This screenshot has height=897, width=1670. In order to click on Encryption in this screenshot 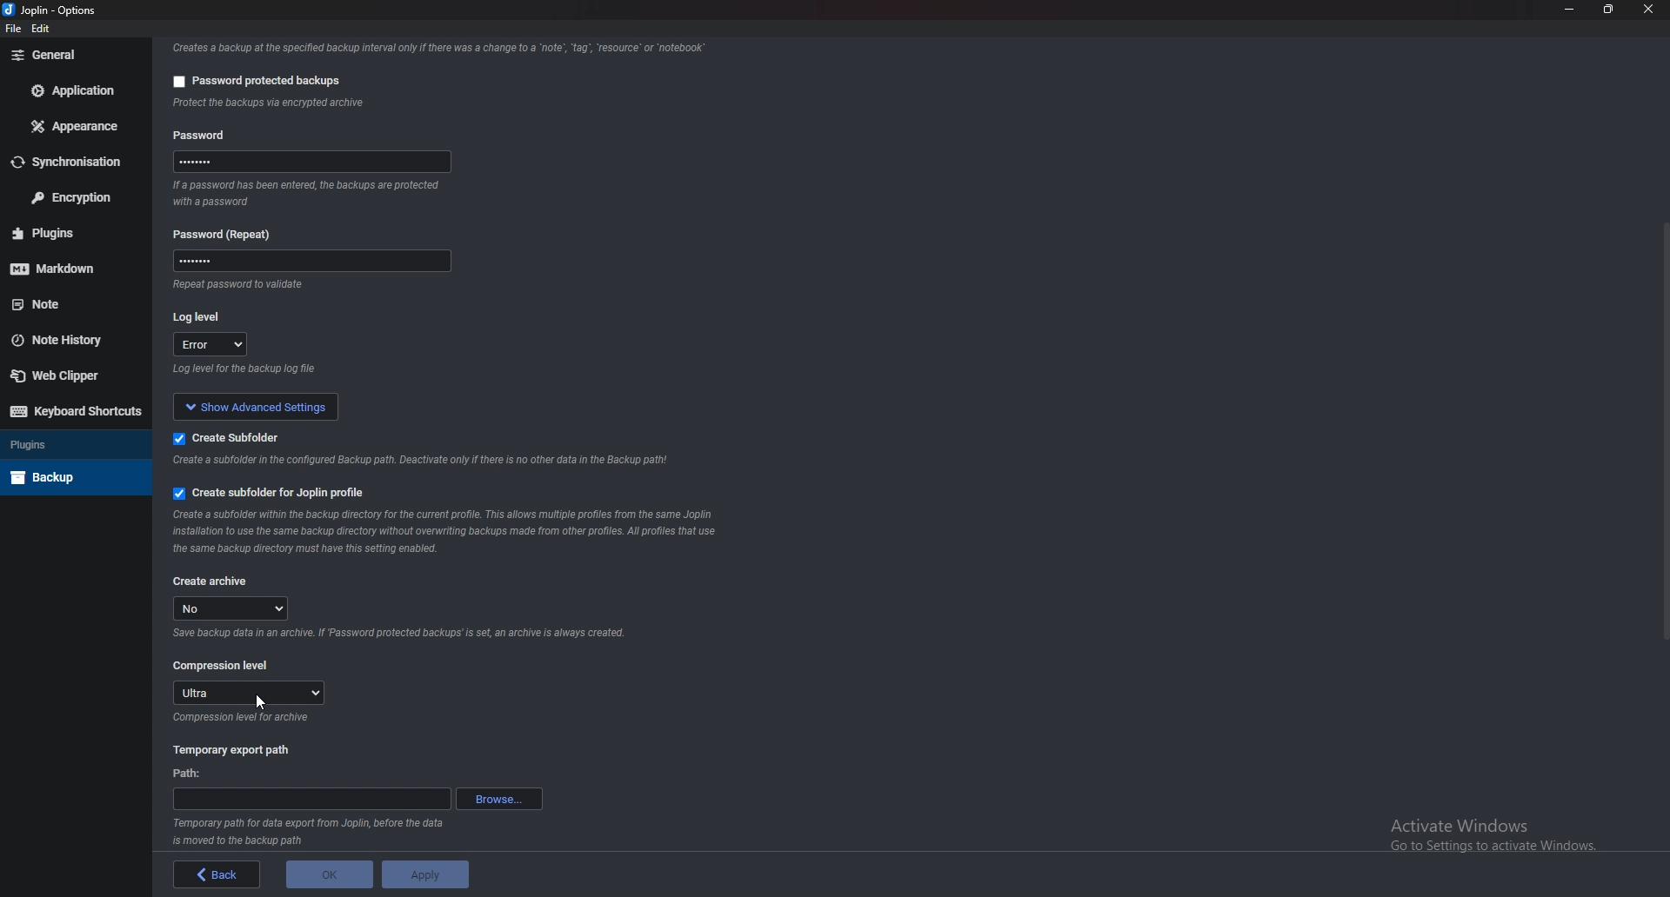, I will do `click(71, 196)`.